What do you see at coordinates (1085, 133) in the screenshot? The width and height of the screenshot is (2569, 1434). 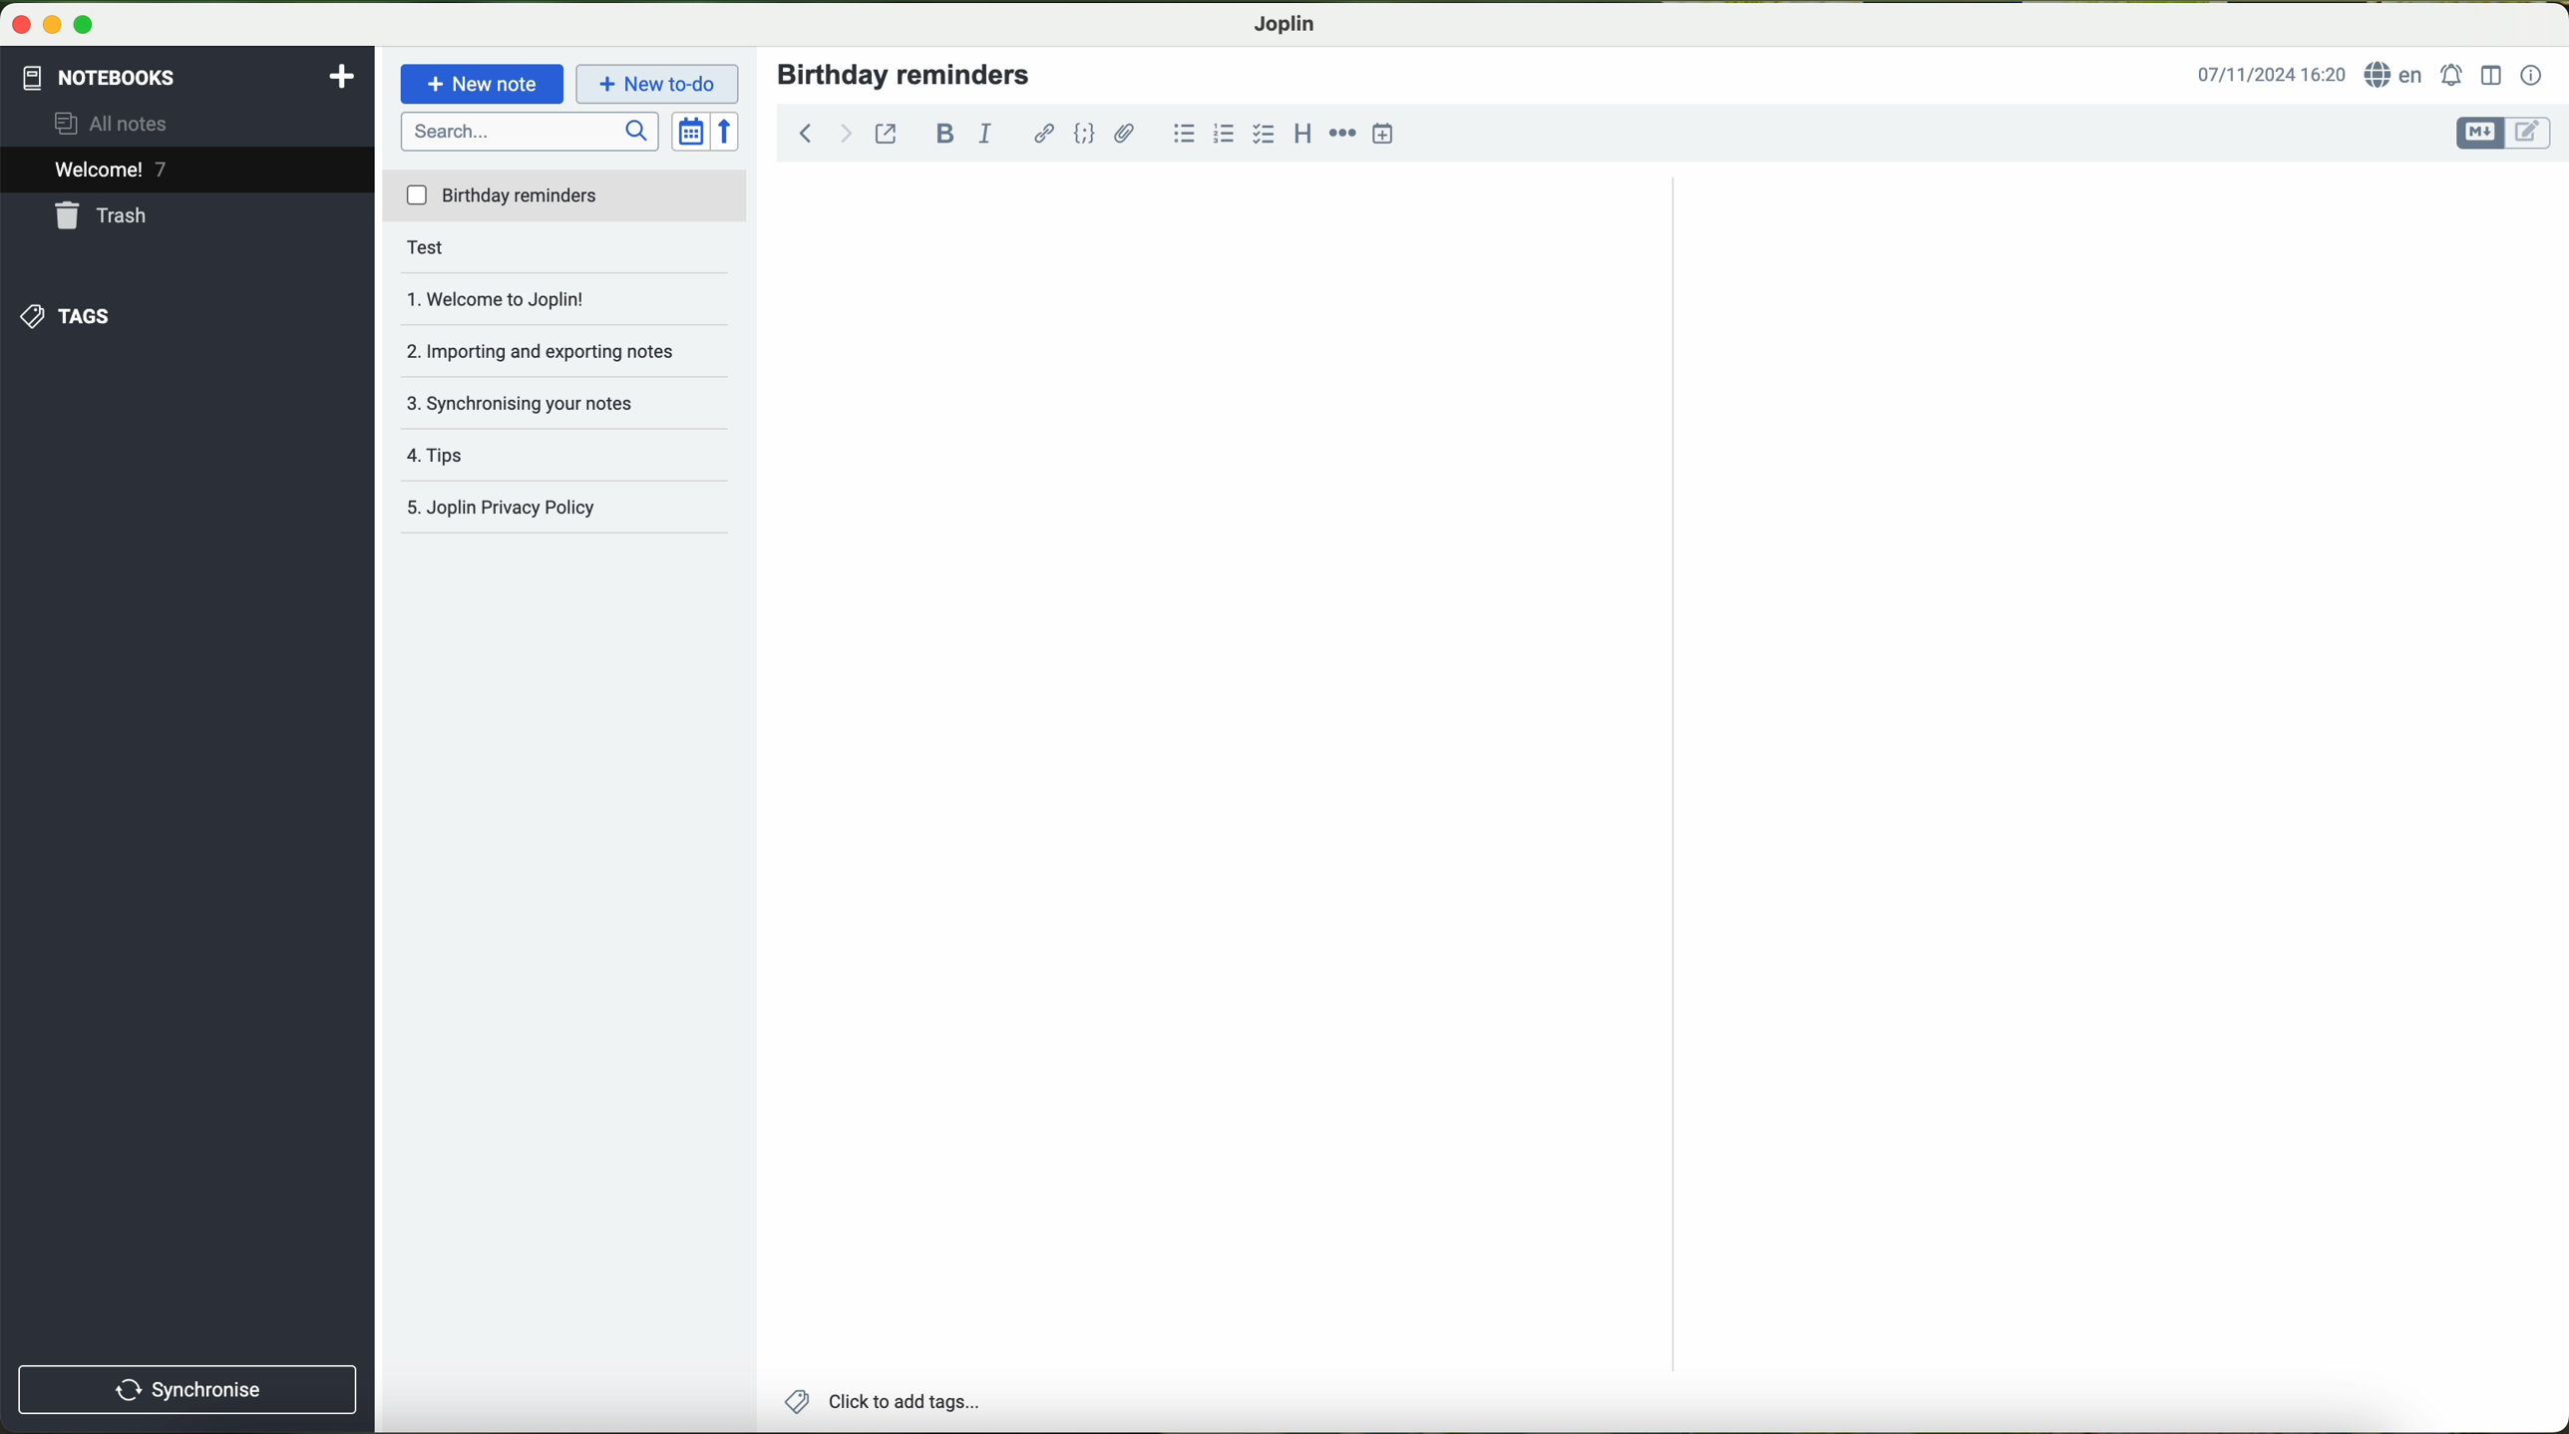 I see `code` at bounding box center [1085, 133].